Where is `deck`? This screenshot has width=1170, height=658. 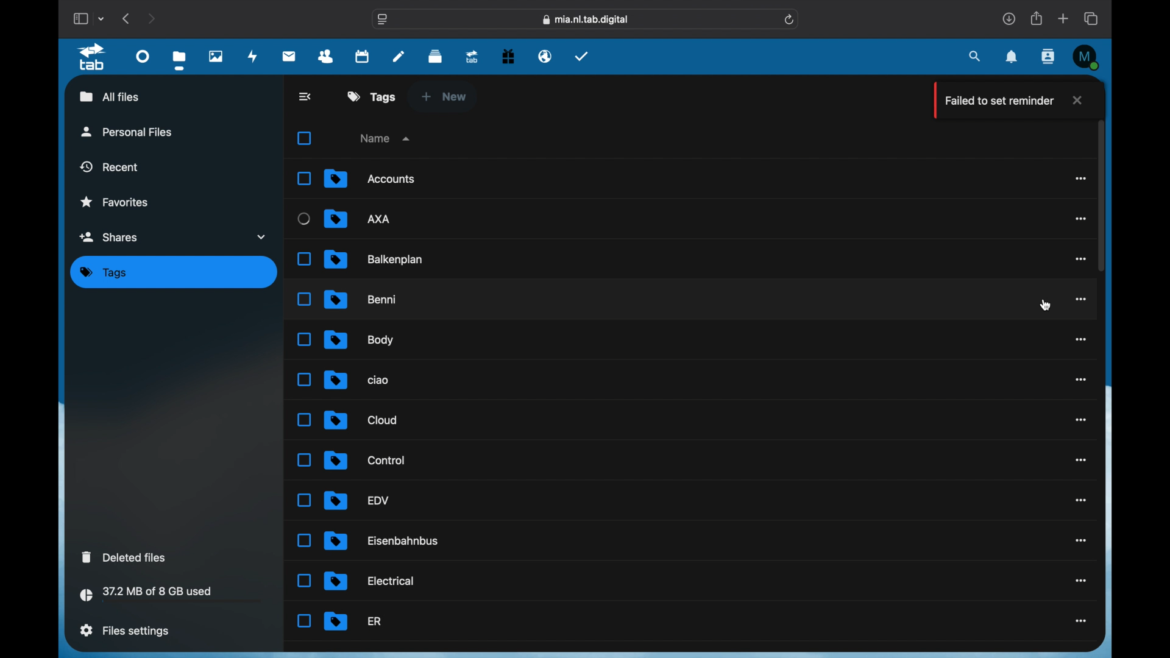
deck is located at coordinates (436, 55).